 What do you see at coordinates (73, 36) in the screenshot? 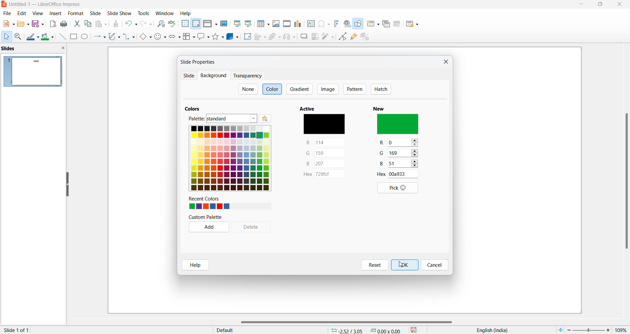
I see `rectangle ` at bounding box center [73, 36].